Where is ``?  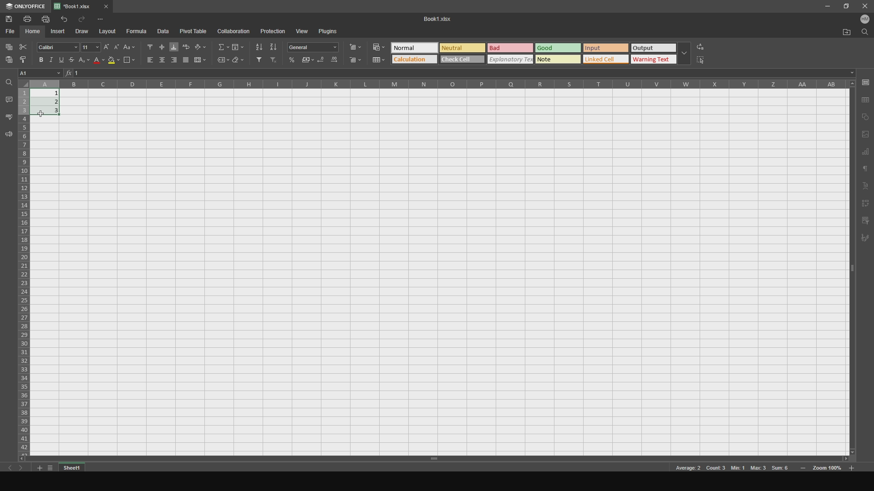  is located at coordinates (378, 60).